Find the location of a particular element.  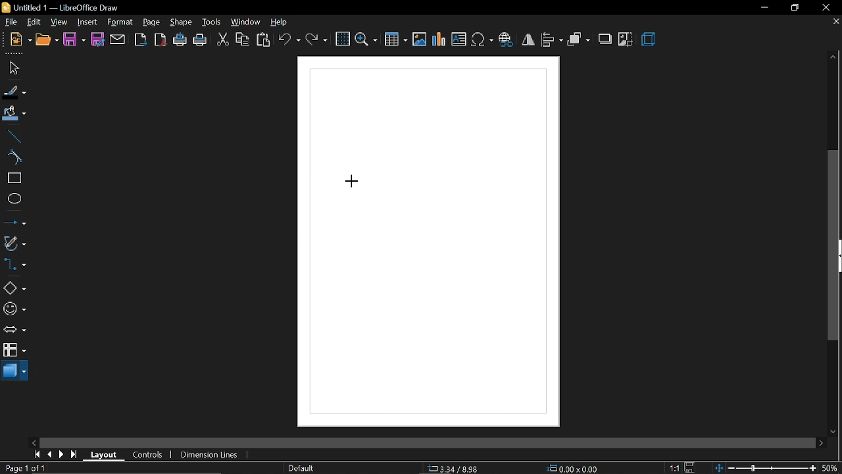

select is located at coordinates (11, 67).